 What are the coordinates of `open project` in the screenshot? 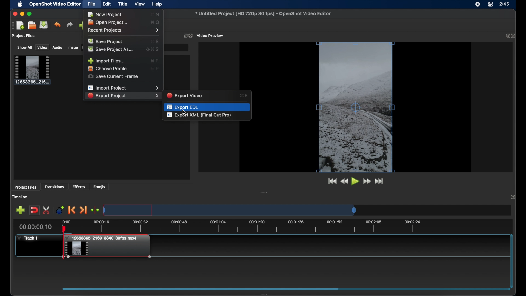 It's located at (109, 22).